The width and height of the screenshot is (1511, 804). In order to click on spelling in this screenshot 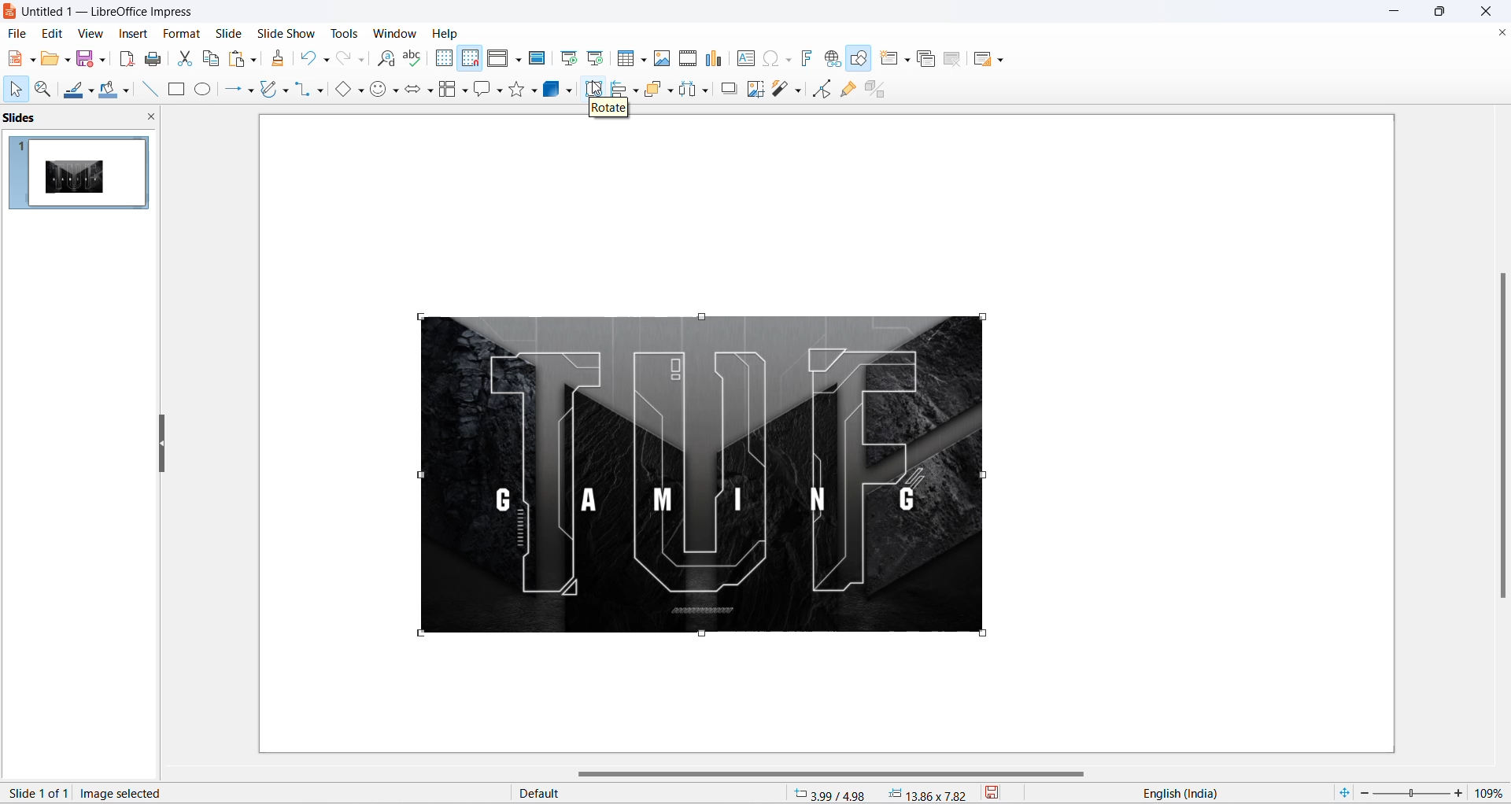, I will do `click(412, 59)`.